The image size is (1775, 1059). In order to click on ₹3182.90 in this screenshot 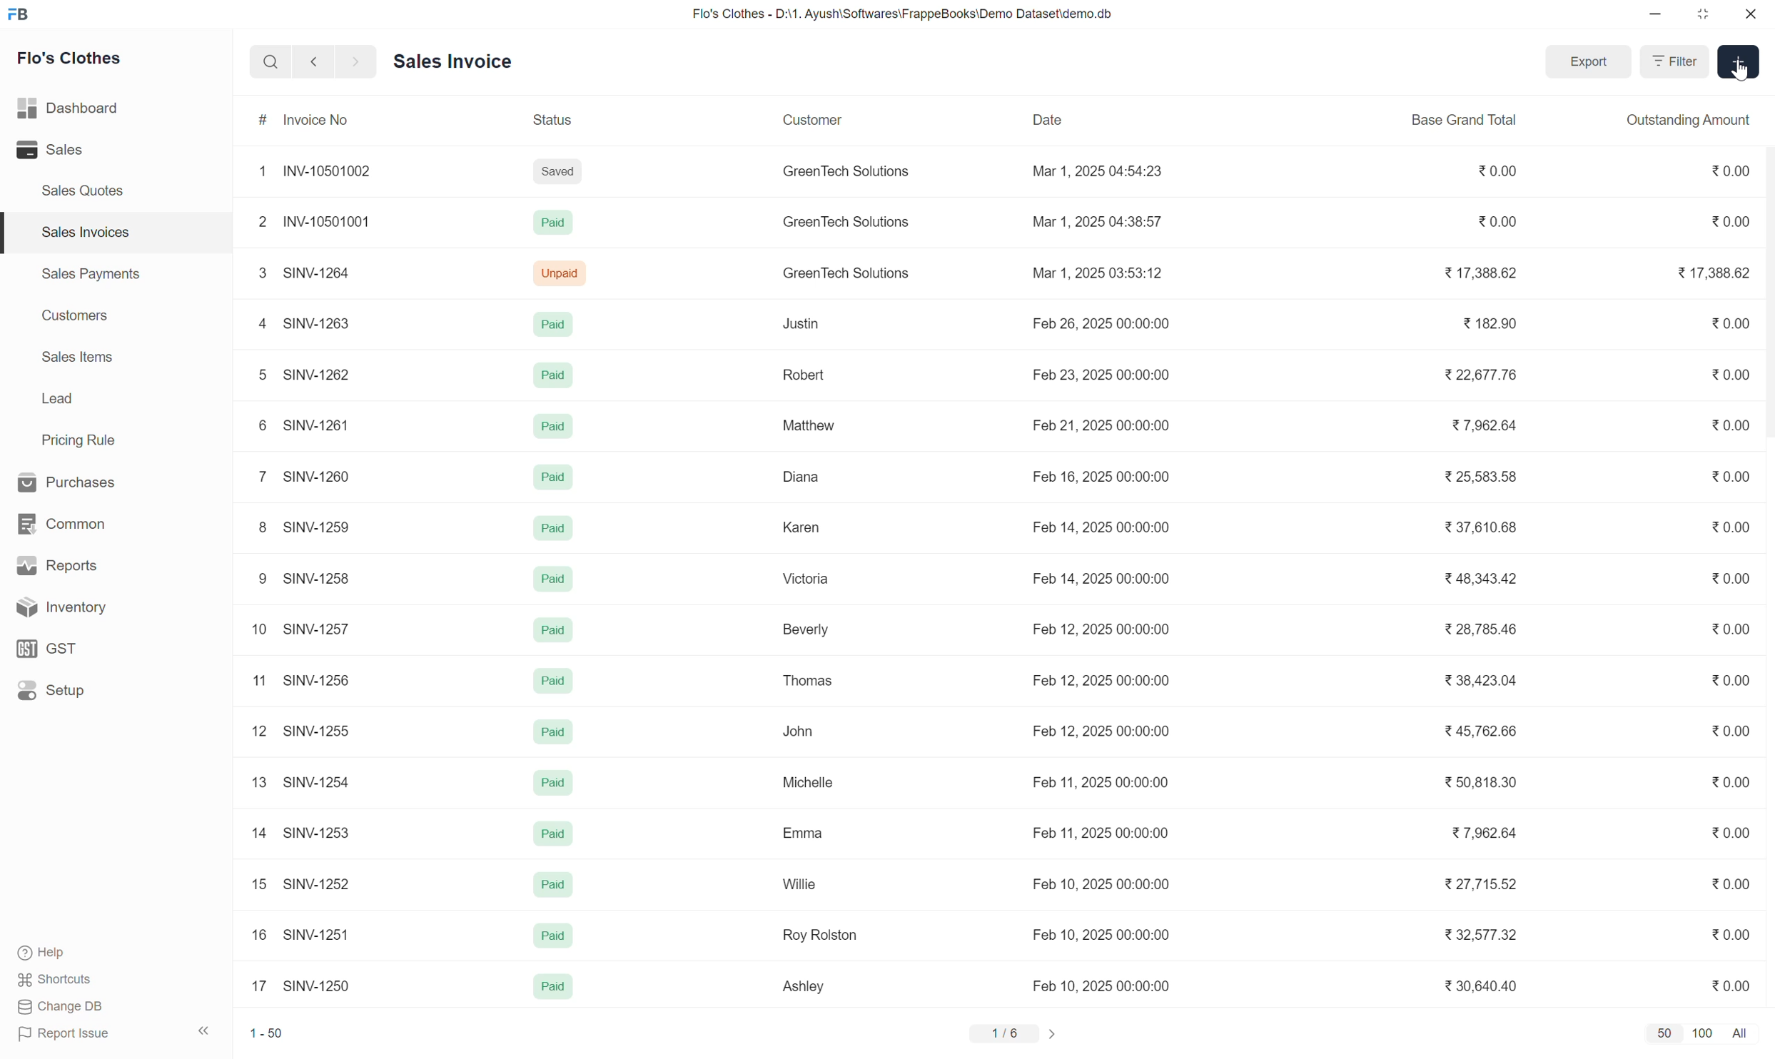, I will do `click(1494, 325)`.